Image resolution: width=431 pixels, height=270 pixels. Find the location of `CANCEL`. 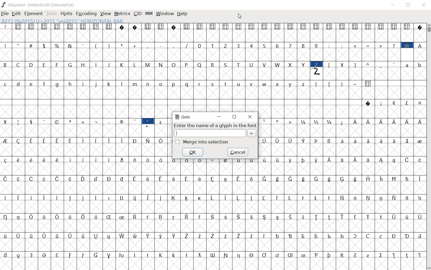

CANCEL is located at coordinates (239, 152).